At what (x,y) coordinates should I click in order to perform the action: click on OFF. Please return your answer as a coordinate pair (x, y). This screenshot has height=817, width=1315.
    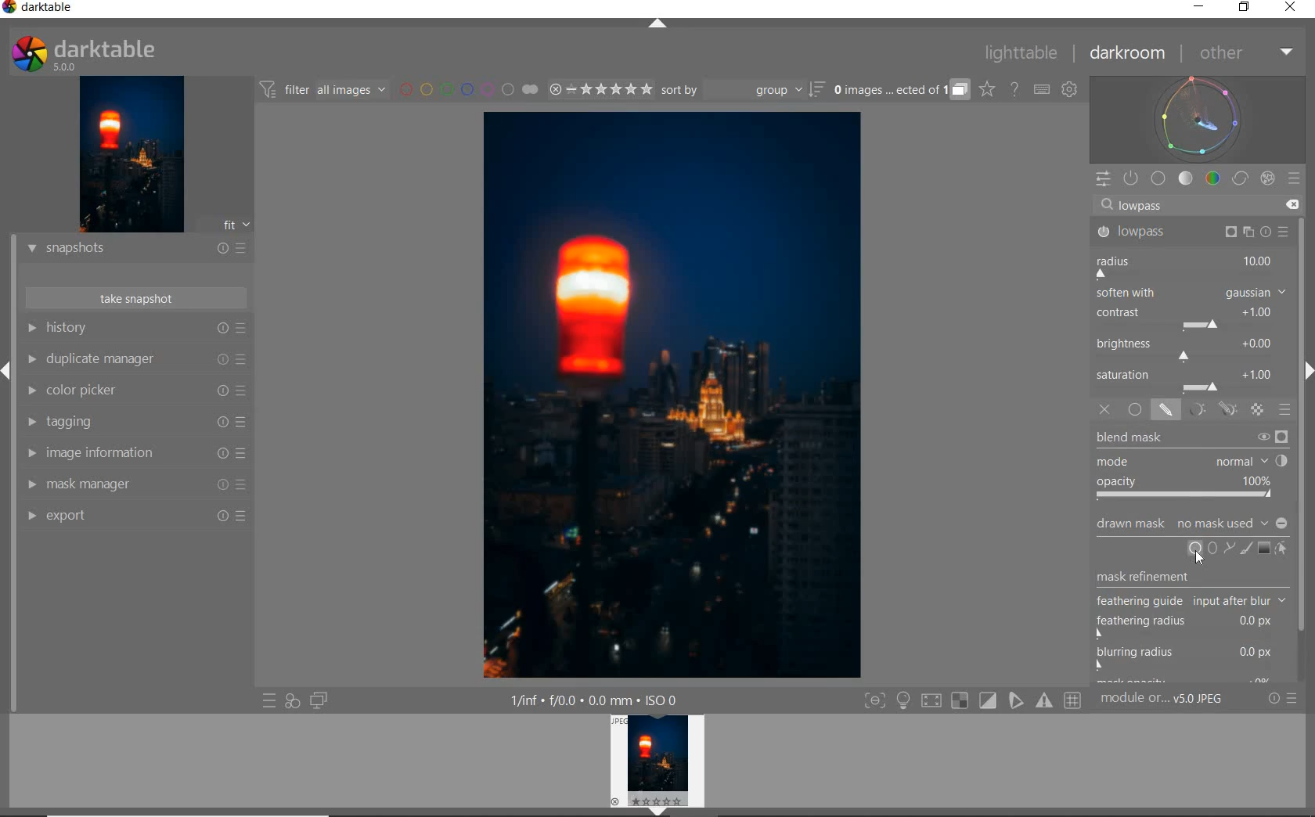
    Looking at the image, I should click on (1104, 410).